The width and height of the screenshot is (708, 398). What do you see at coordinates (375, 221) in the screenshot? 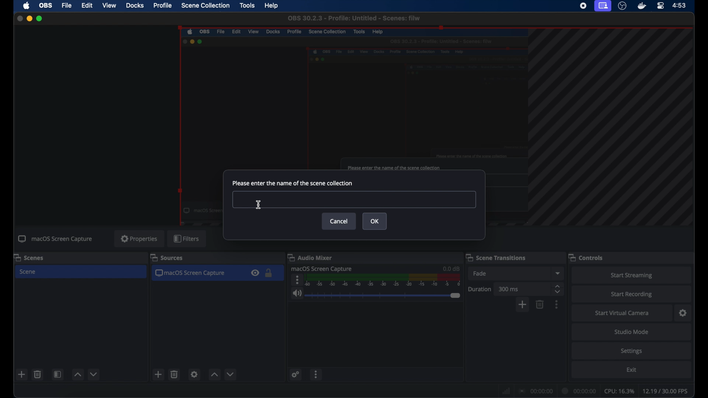
I see `ok` at bounding box center [375, 221].